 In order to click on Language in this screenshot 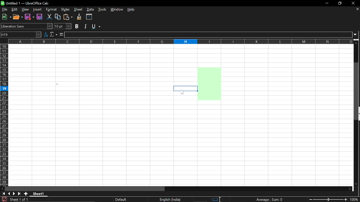, I will do `click(172, 199)`.